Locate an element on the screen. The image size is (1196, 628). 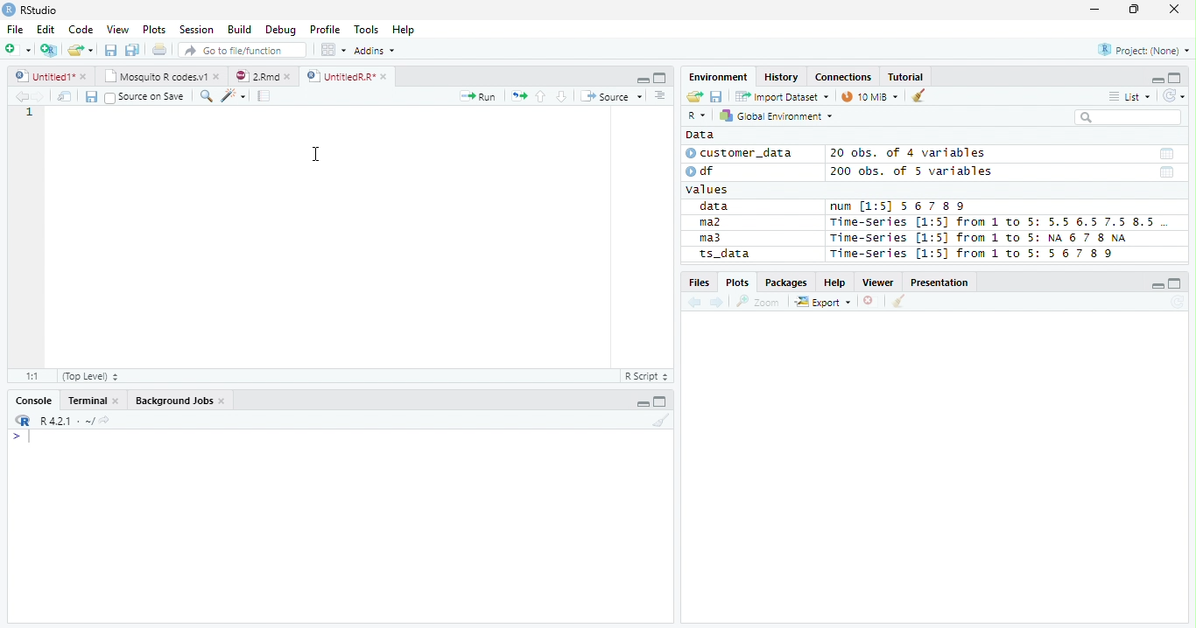
Clean is located at coordinates (661, 422).